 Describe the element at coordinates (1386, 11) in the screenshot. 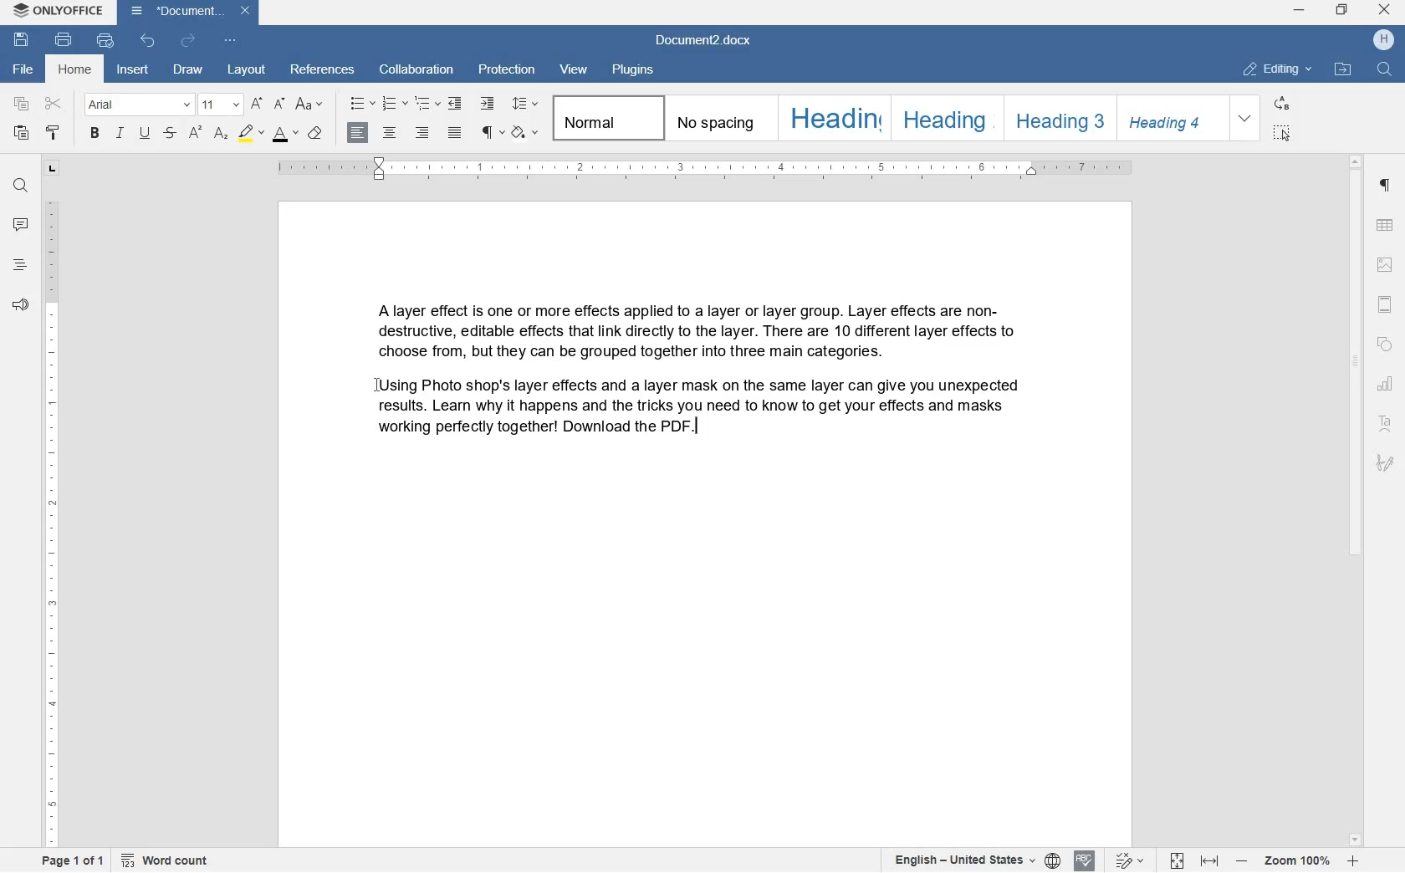

I see `close` at that location.